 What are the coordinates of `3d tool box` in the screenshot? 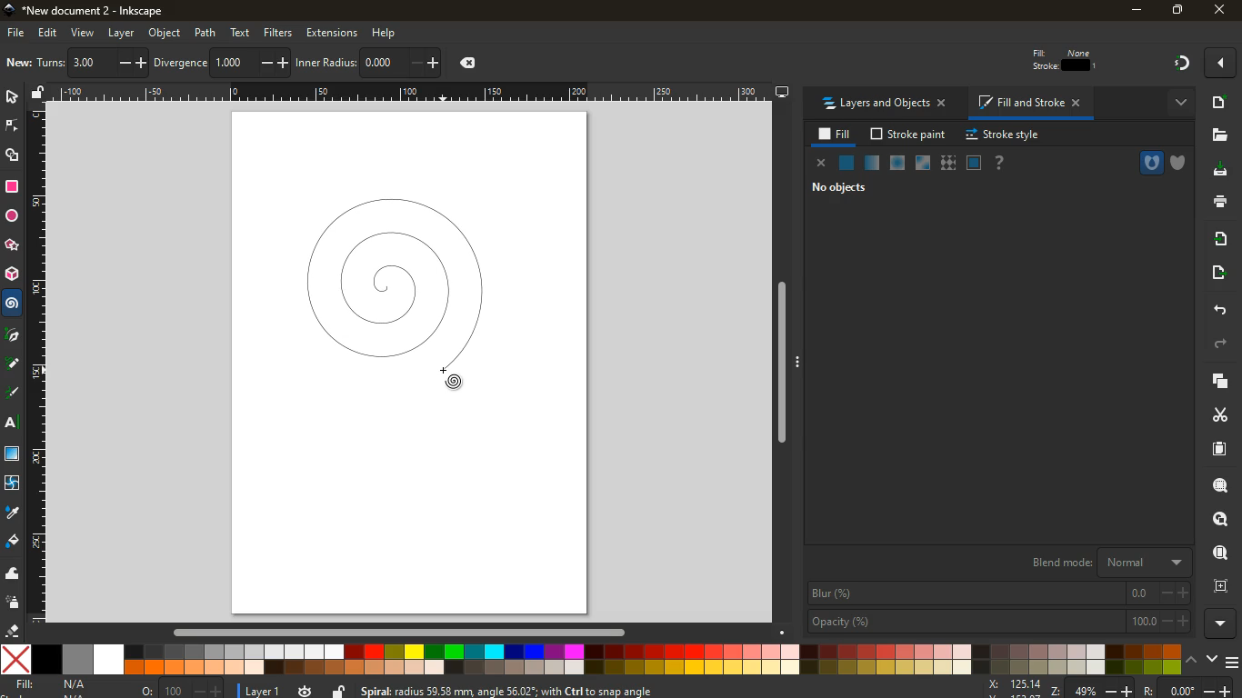 It's located at (12, 274).